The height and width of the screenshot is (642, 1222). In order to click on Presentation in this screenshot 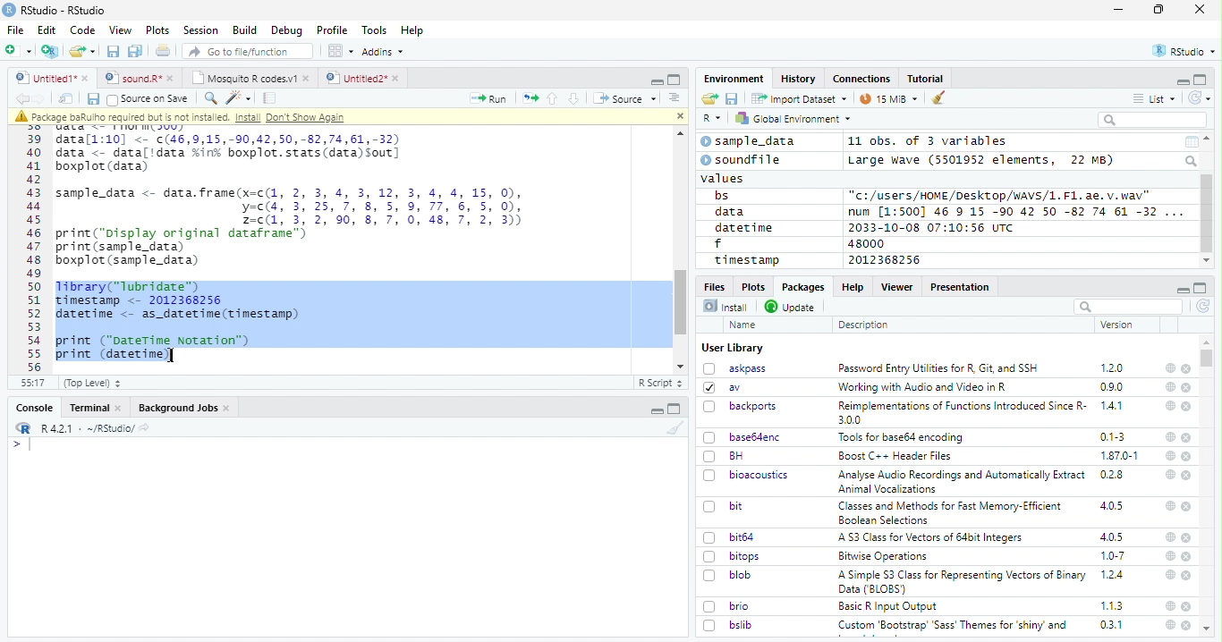, I will do `click(961, 287)`.